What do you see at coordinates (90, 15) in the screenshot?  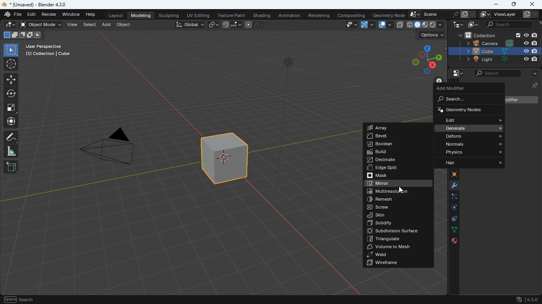 I see `help` at bounding box center [90, 15].